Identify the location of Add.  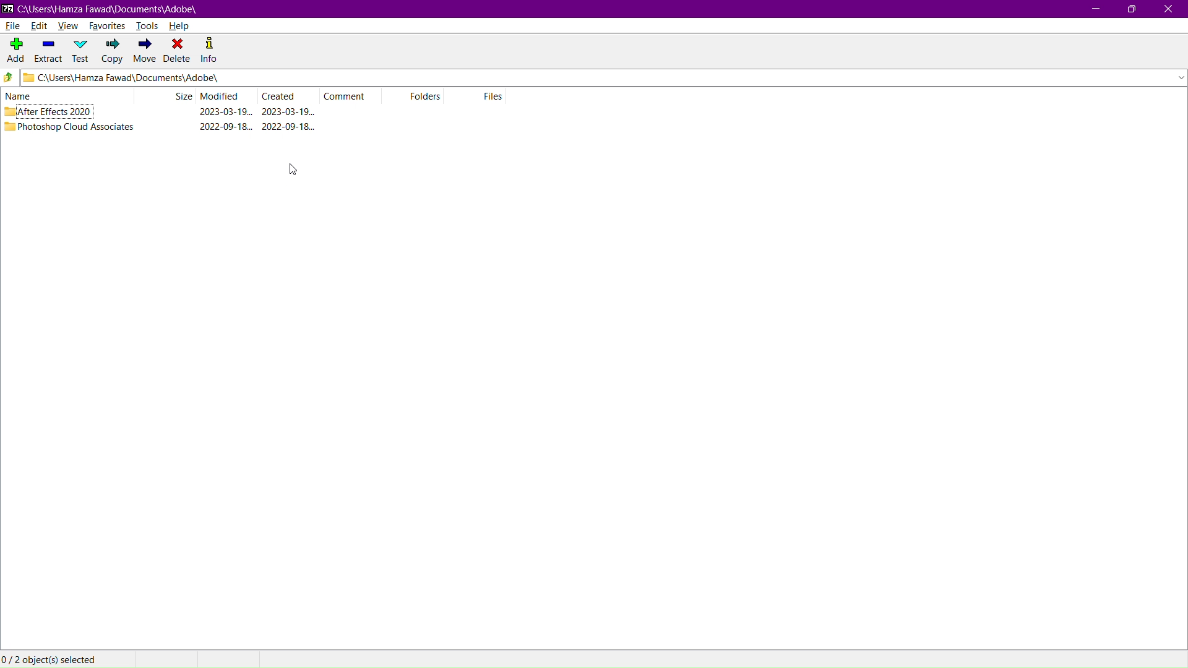
(14, 48).